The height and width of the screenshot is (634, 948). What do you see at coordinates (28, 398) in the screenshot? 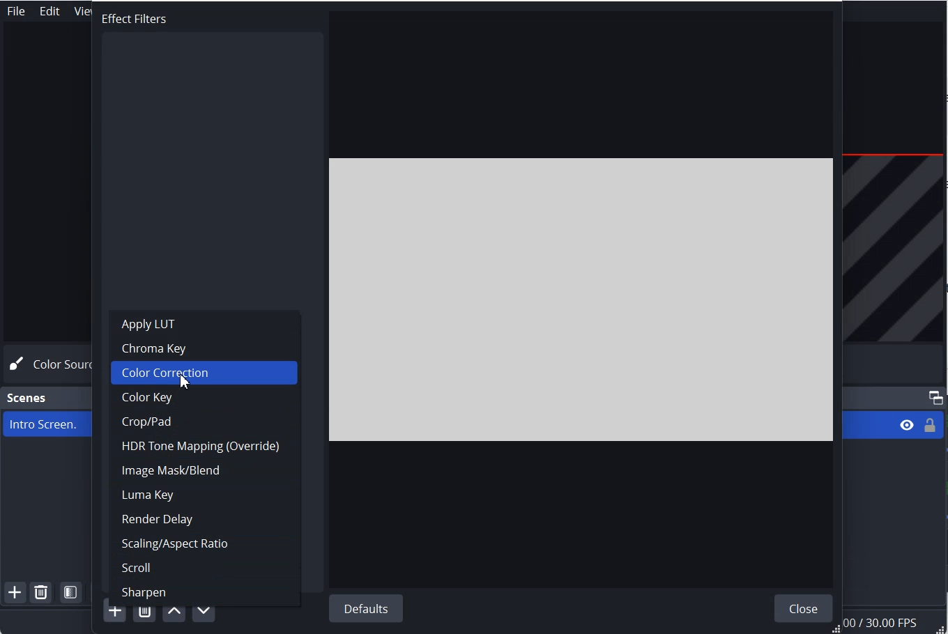
I see `Scene` at bounding box center [28, 398].